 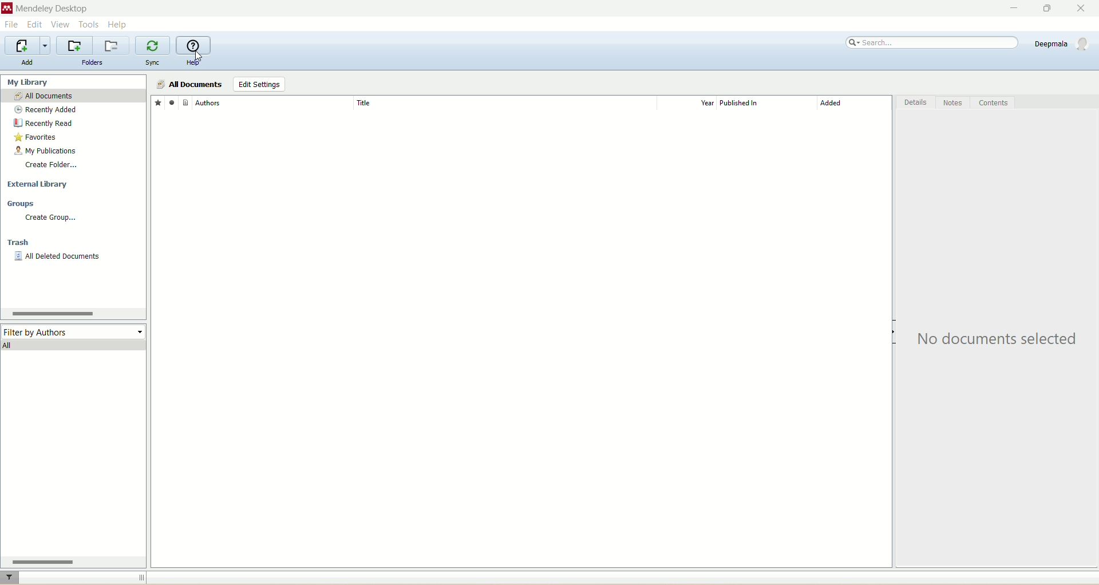 What do you see at coordinates (1081, 9) in the screenshot?
I see `close` at bounding box center [1081, 9].